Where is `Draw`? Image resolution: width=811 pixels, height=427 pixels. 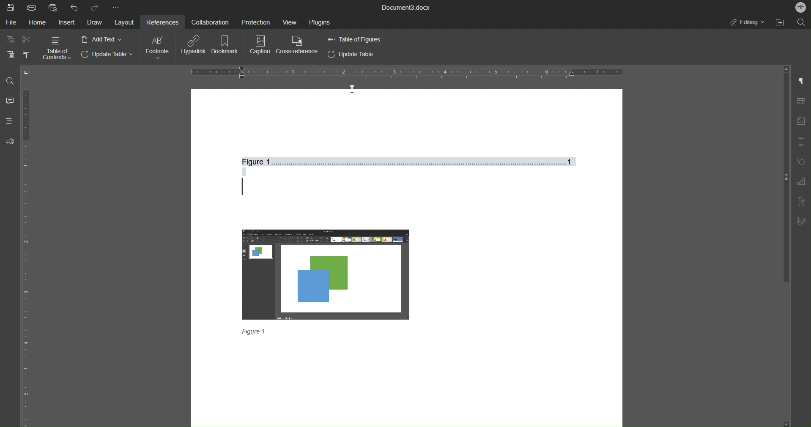 Draw is located at coordinates (93, 22).